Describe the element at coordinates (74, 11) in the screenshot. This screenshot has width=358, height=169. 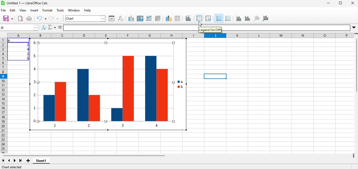
I see `window` at that location.